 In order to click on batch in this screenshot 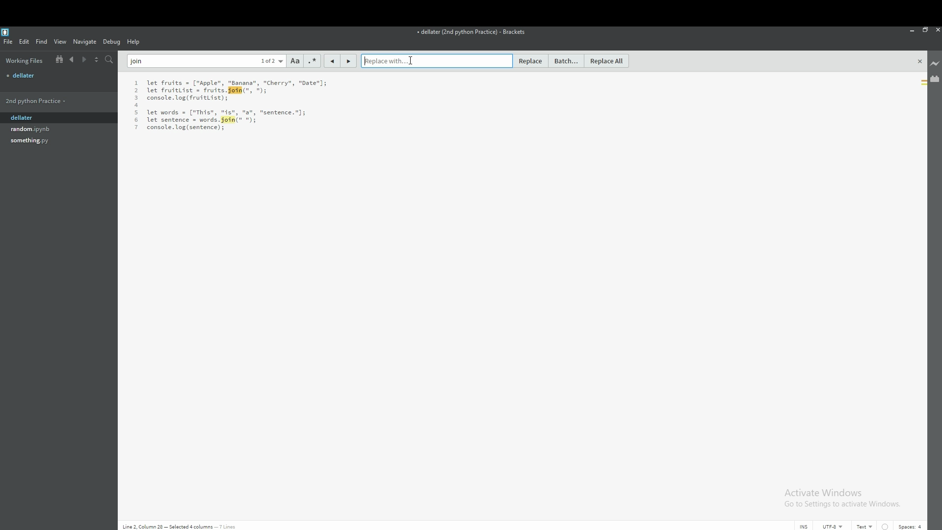, I will do `click(567, 61)`.